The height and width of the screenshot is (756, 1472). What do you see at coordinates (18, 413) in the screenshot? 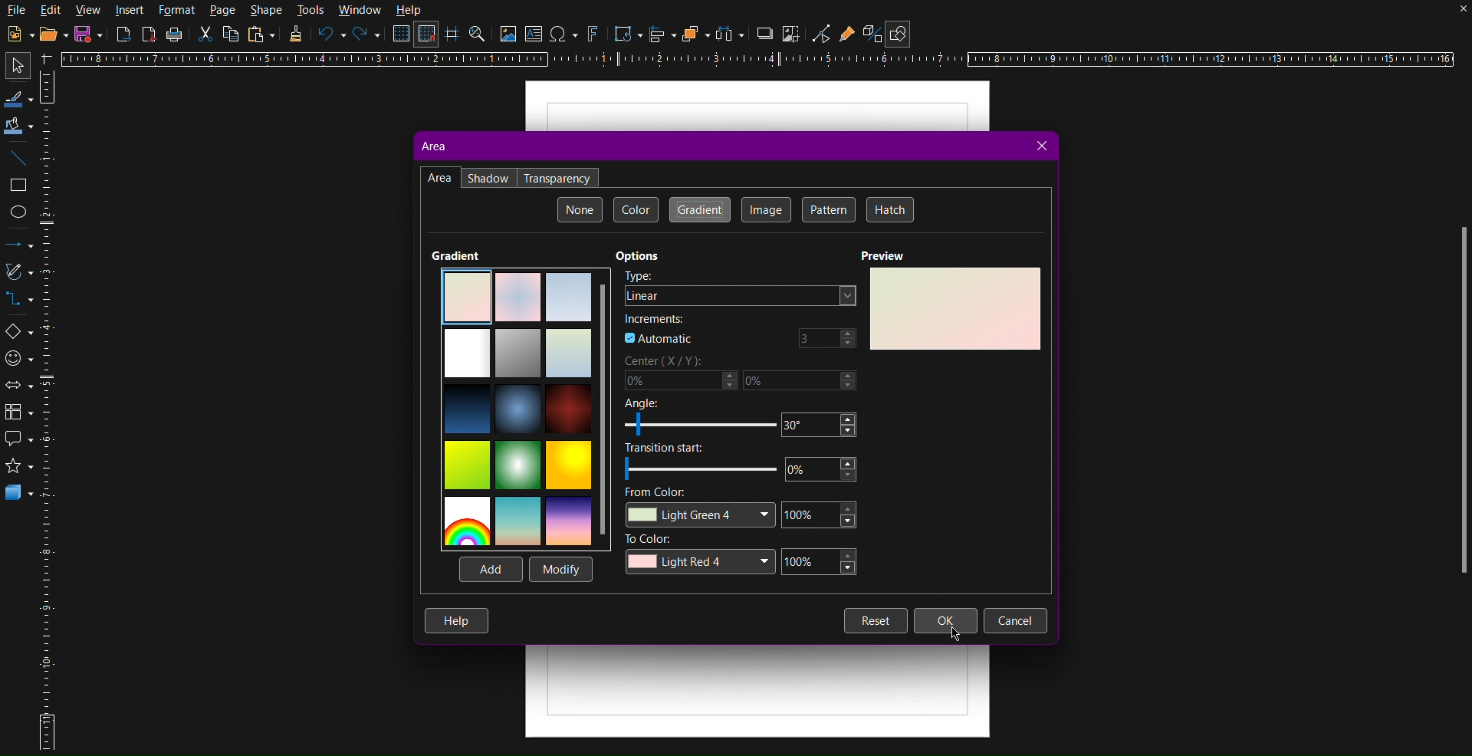
I see `Flowchart` at bounding box center [18, 413].